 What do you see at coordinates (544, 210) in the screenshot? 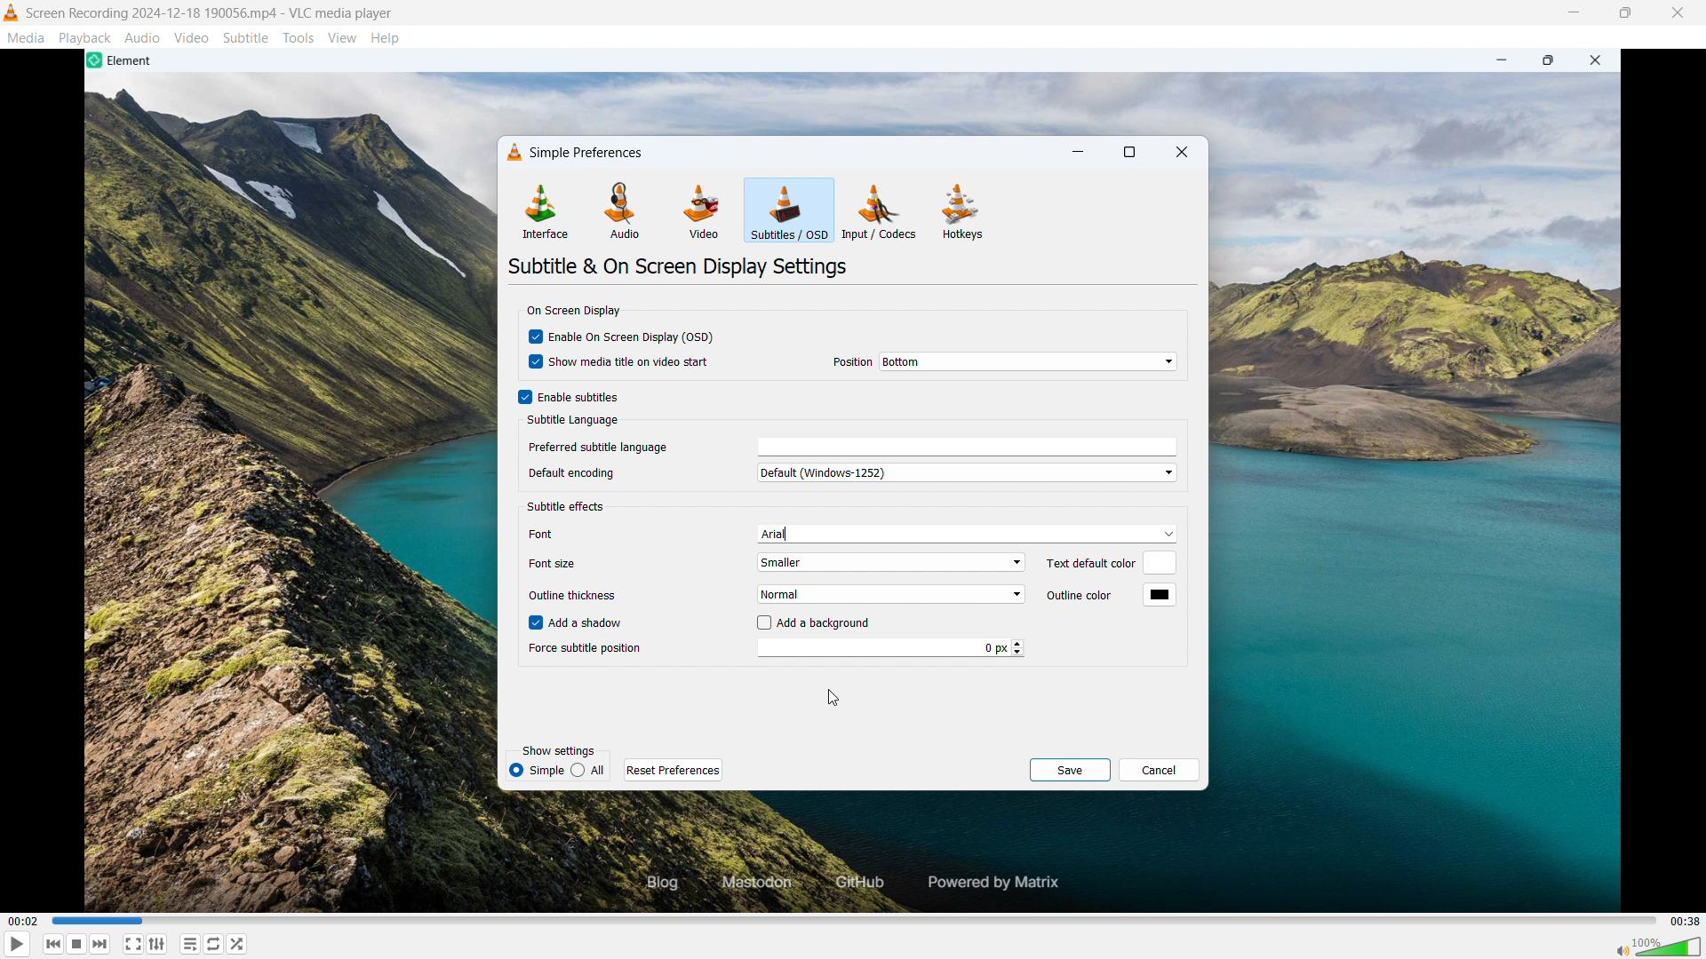
I see `interface` at bounding box center [544, 210].